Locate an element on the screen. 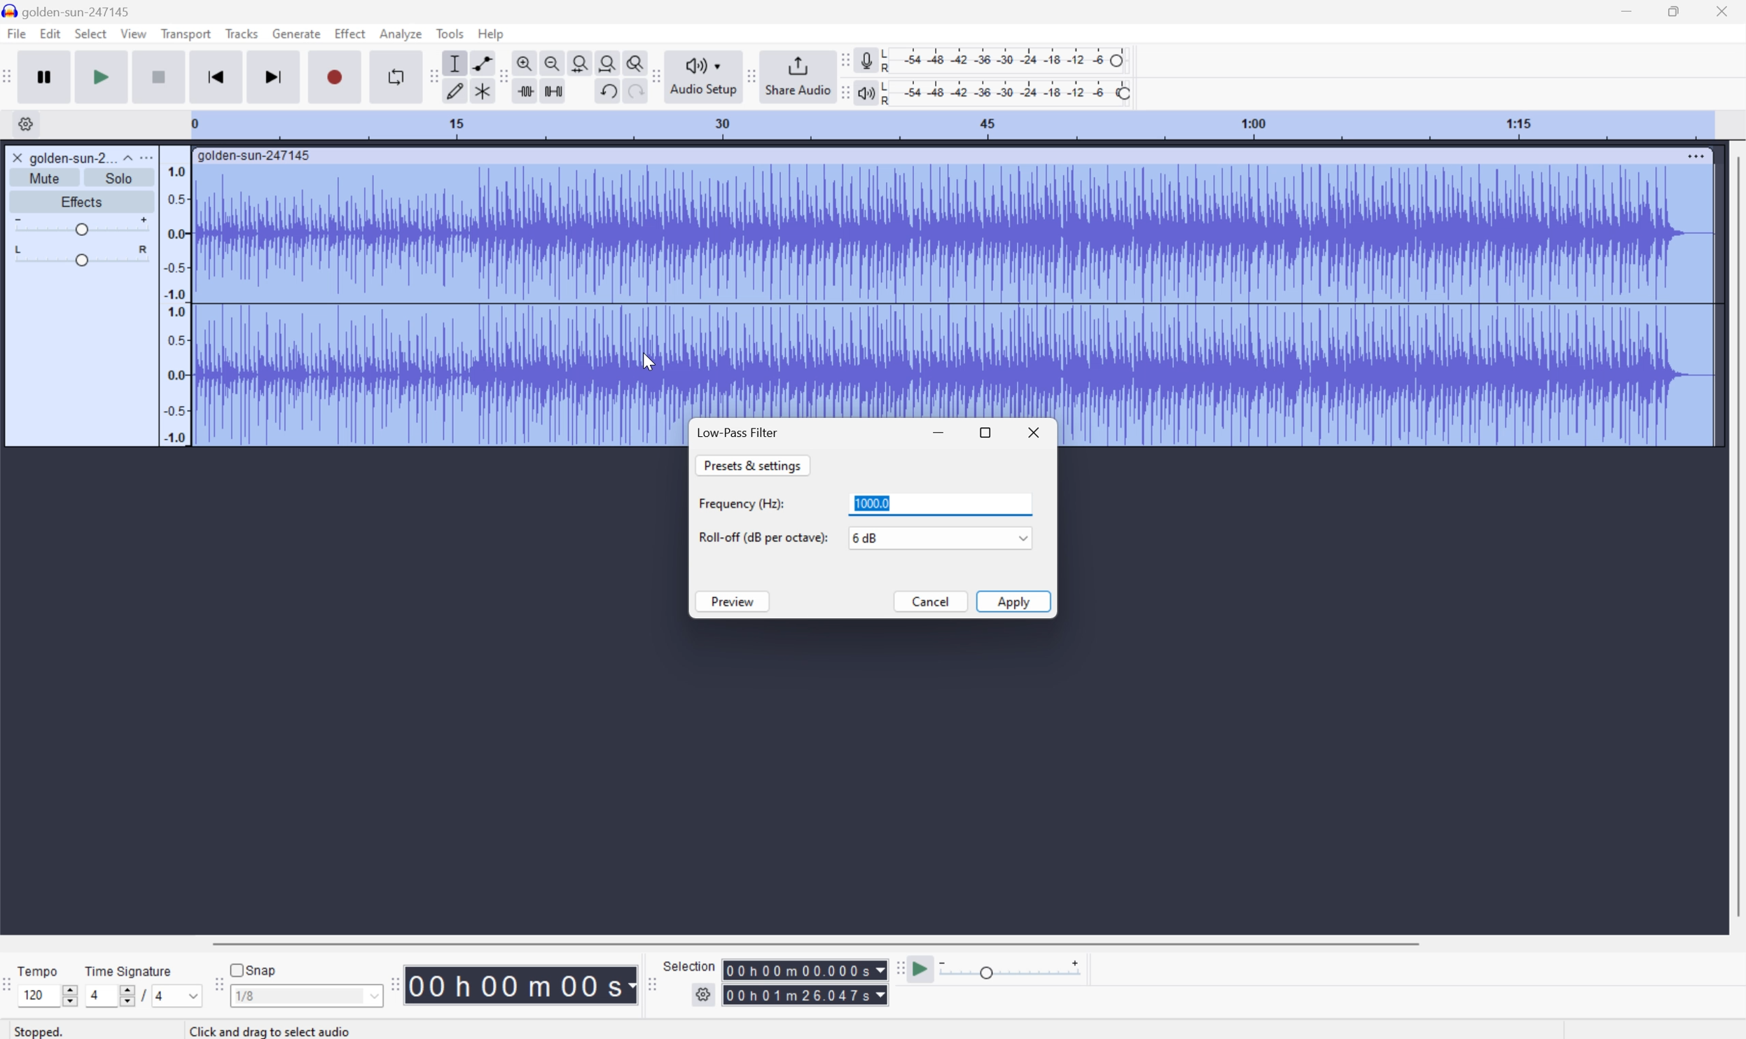 This screenshot has width=1746, height=1039. Multi tool is located at coordinates (479, 94).